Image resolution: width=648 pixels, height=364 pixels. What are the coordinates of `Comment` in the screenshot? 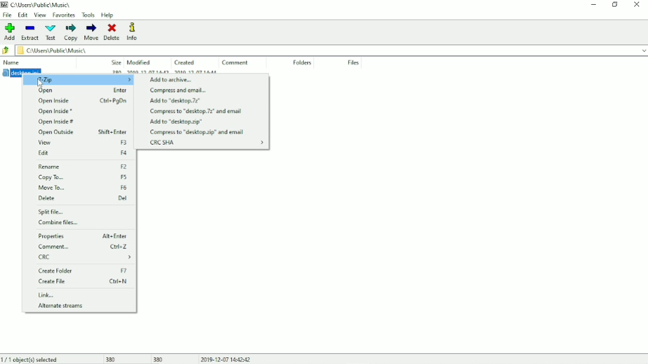 It's located at (83, 247).